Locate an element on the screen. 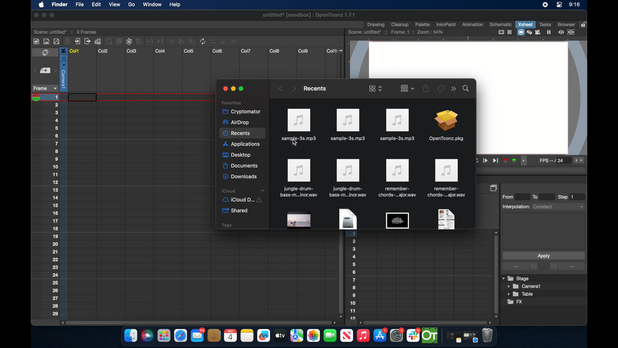 The height and width of the screenshot is (348, 618). trash is located at coordinates (487, 336).